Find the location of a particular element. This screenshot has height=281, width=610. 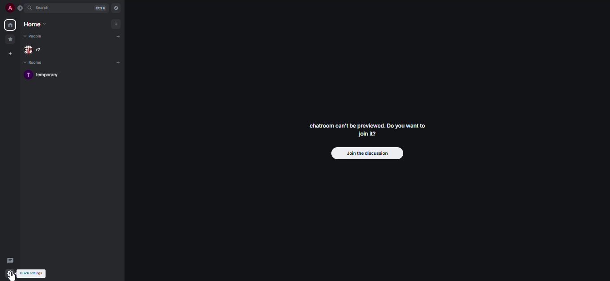

people is located at coordinates (37, 50).